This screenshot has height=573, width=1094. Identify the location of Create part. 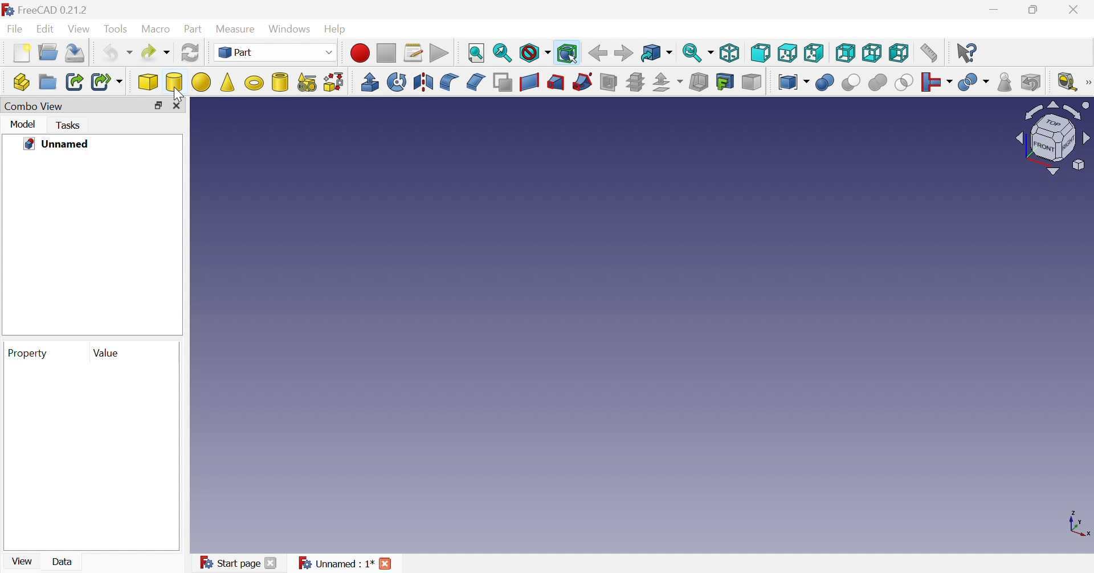
(21, 81).